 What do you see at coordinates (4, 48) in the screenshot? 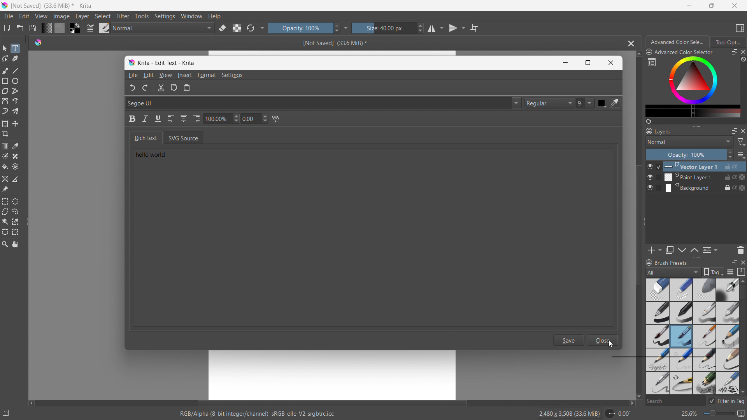
I see `select shapes tool` at bounding box center [4, 48].